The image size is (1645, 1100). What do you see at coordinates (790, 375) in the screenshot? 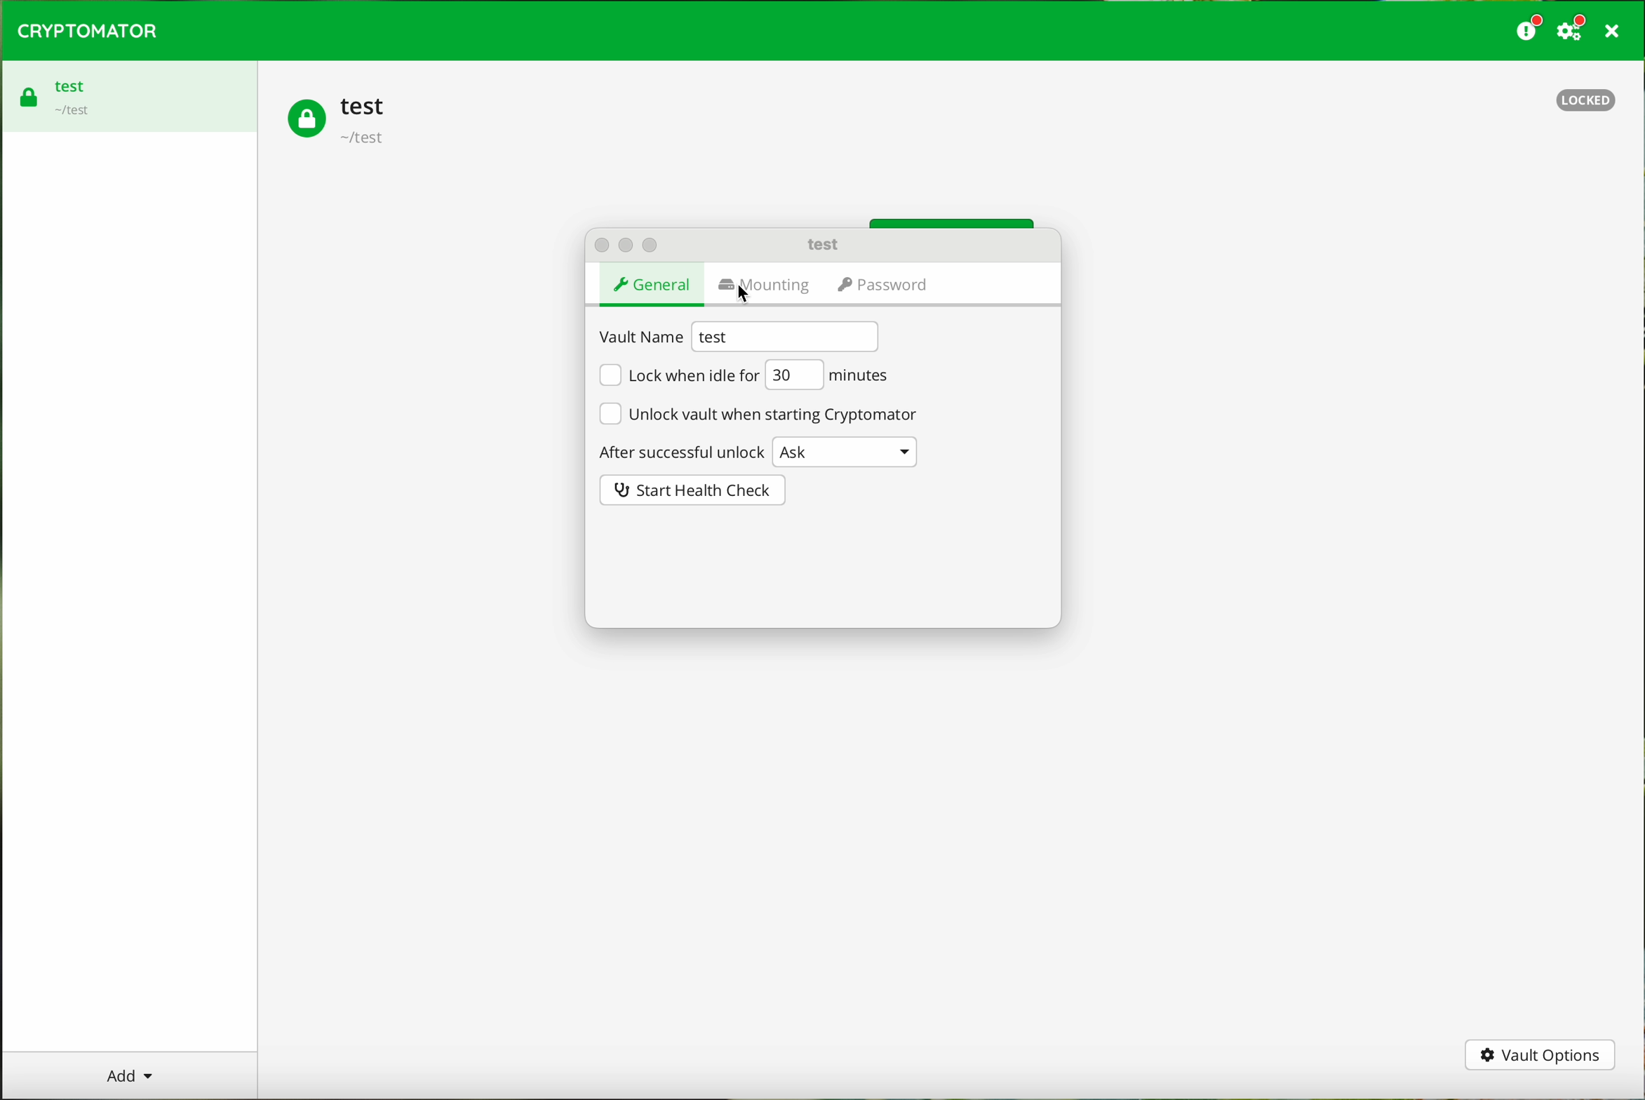
I see `30` at bounding box center [790, 375].